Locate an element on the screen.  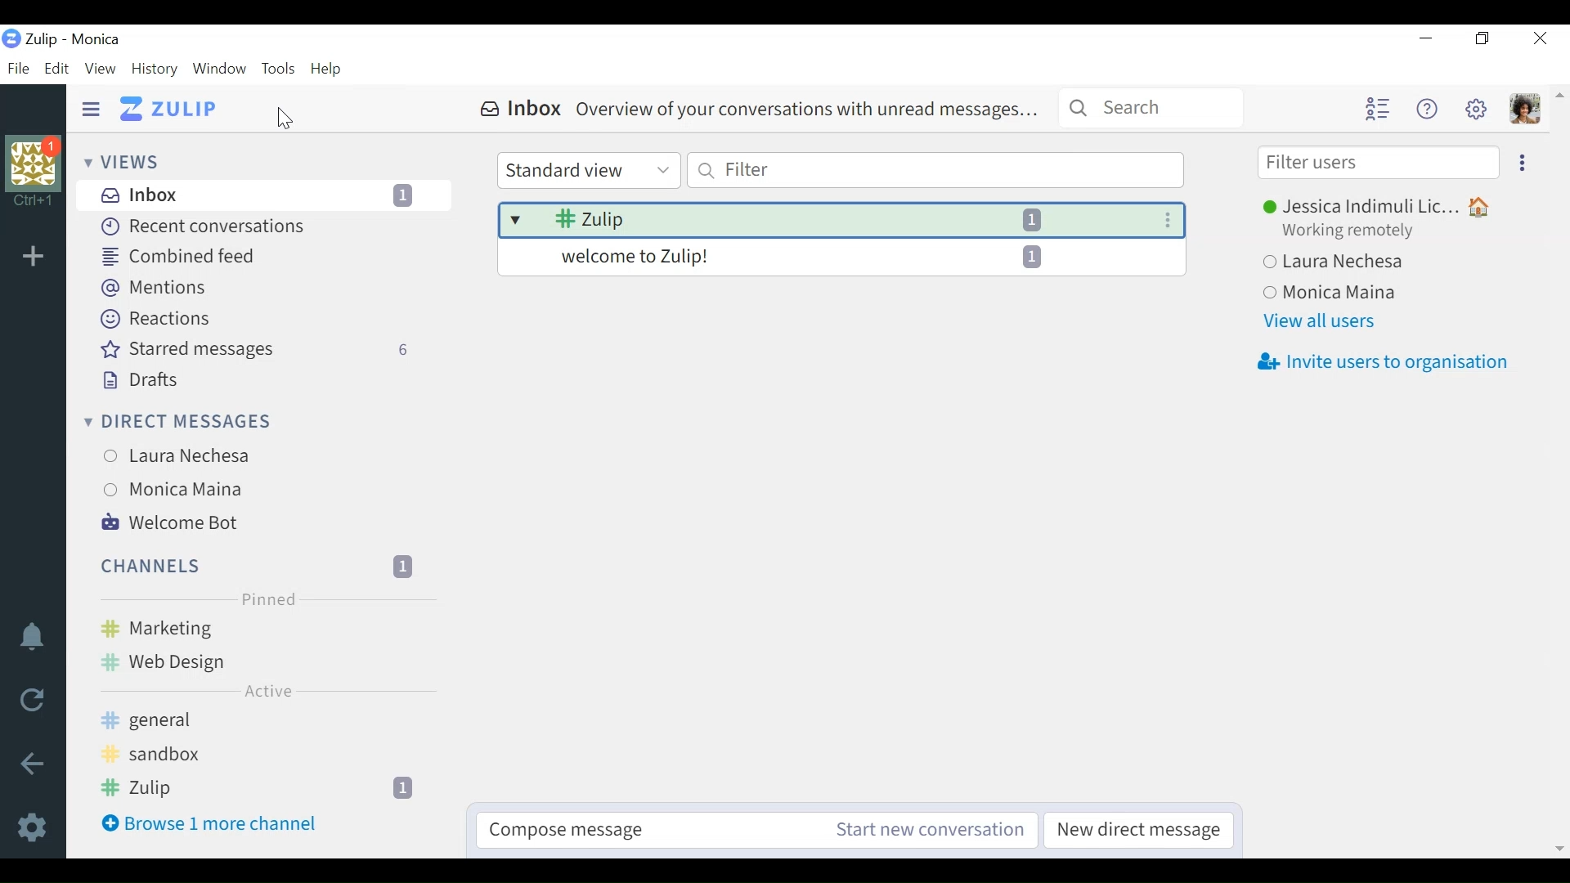
Views dropdown is located at coordinates (125, 163).